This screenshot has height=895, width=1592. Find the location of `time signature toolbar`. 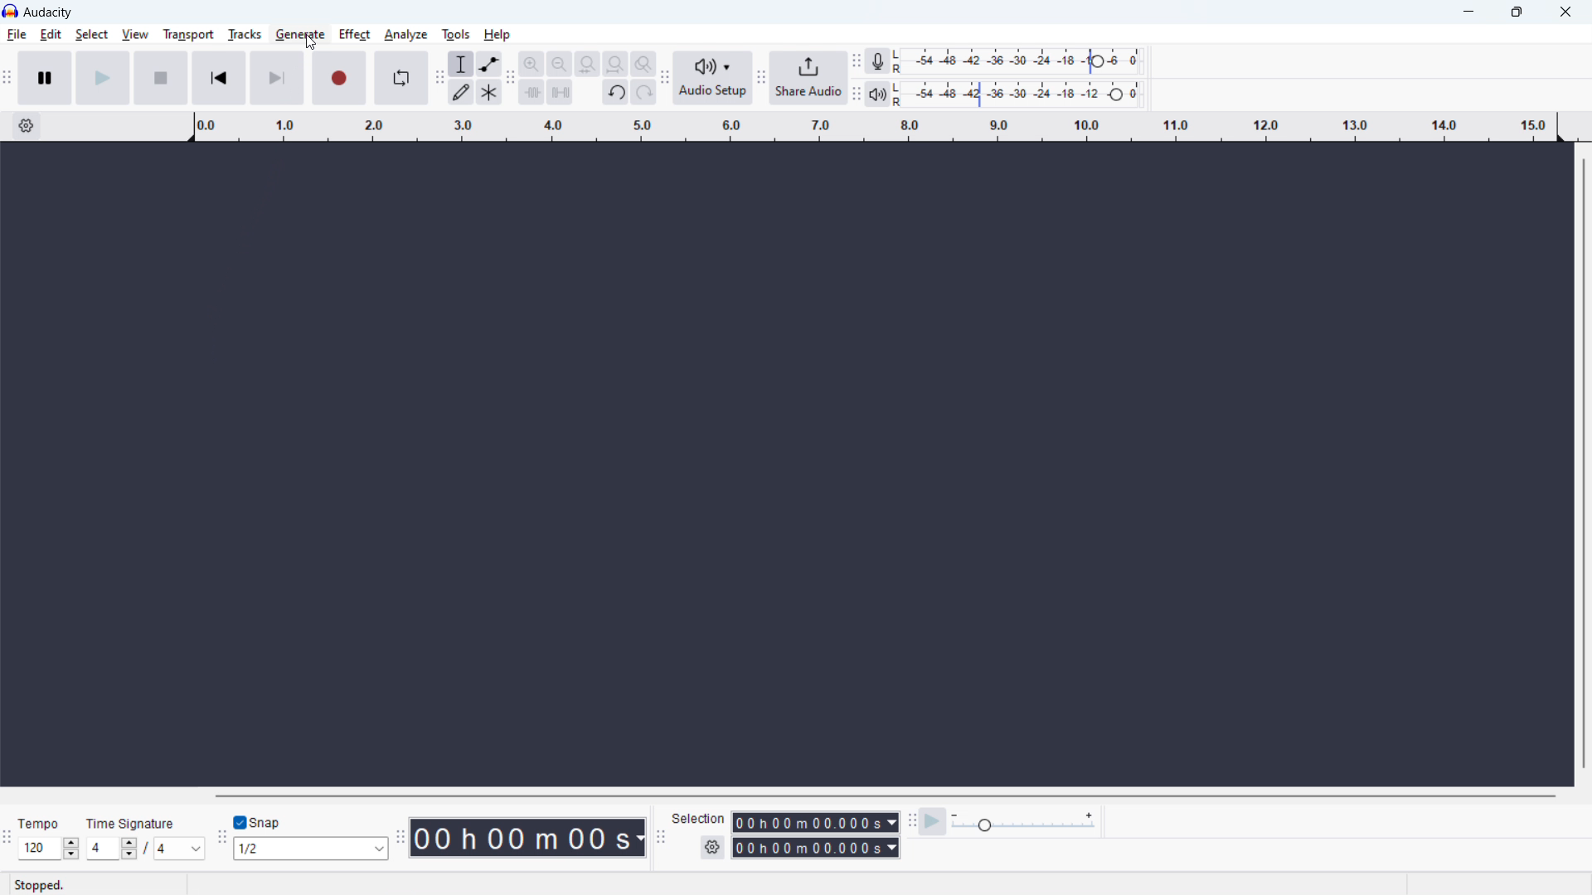

time signature toolbar is located at coordinates (8, 839).